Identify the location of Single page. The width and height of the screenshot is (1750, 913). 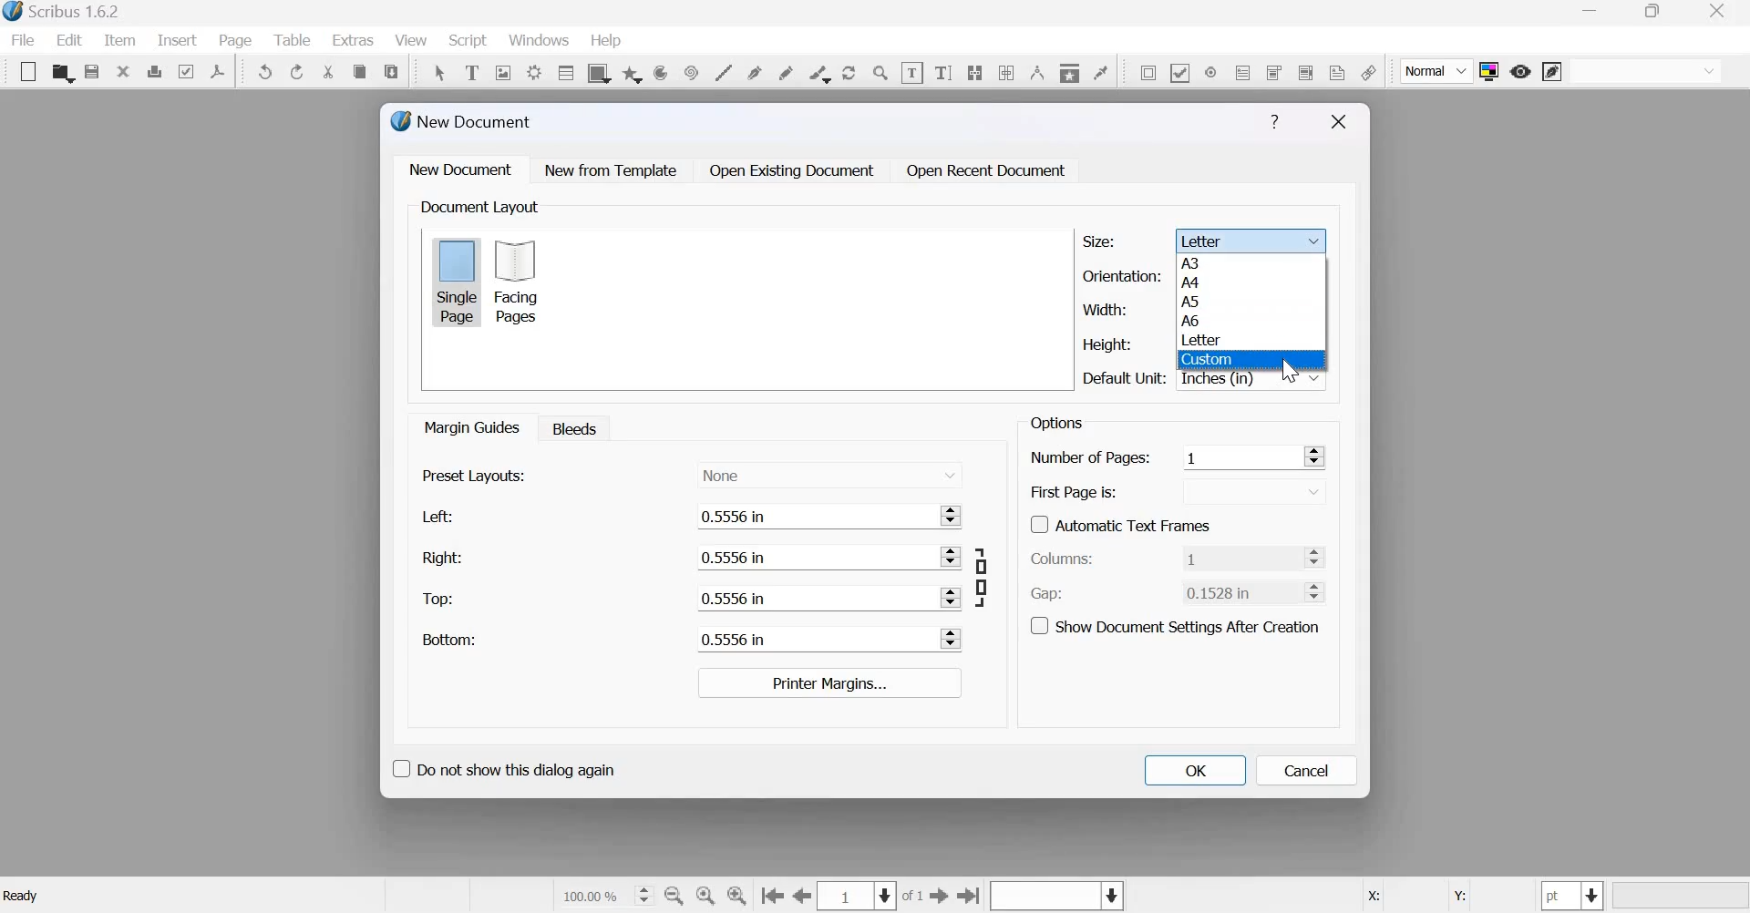
(457, 281).